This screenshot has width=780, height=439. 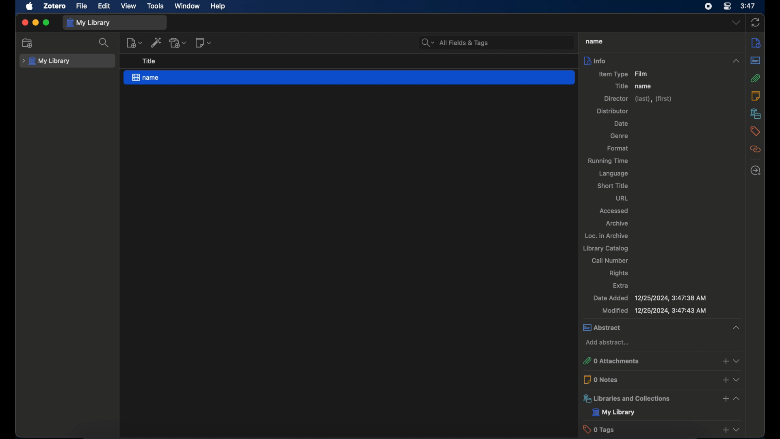 What do you see at coordinates (708, 7) in the screenshot?
I see `screen recorder` at bounding box center [708, 7].